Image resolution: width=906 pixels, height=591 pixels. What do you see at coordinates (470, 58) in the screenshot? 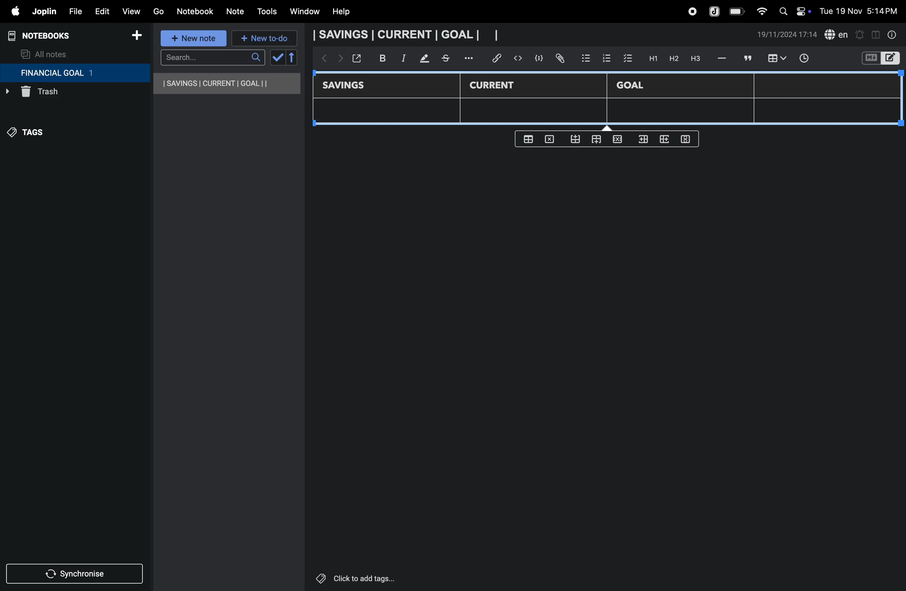
I see `options` at bounding box center [470, 58].